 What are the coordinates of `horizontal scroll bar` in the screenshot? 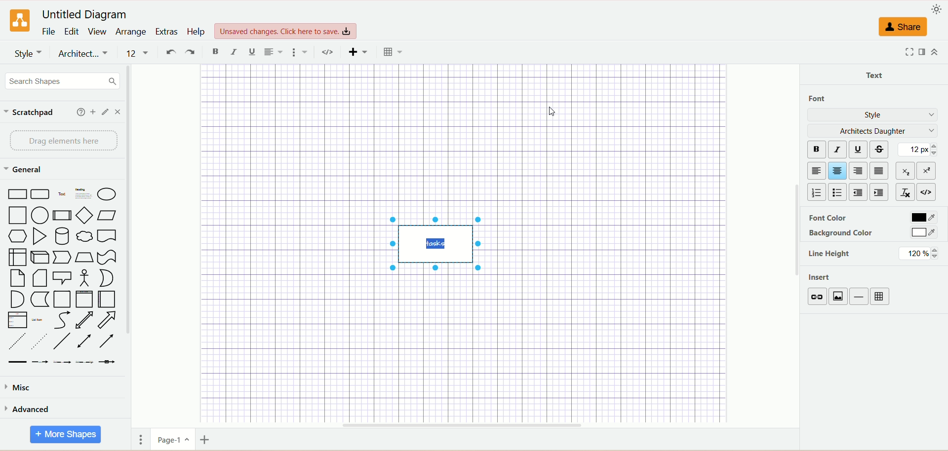 It's located at (464, 424).